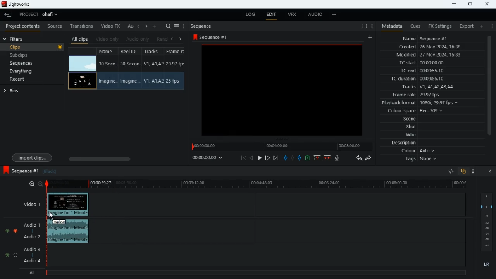 The width and height of the screenshot is (496, 279). Describe the element at coordinates (69, 232) in the screenshot. I see `` at that location.